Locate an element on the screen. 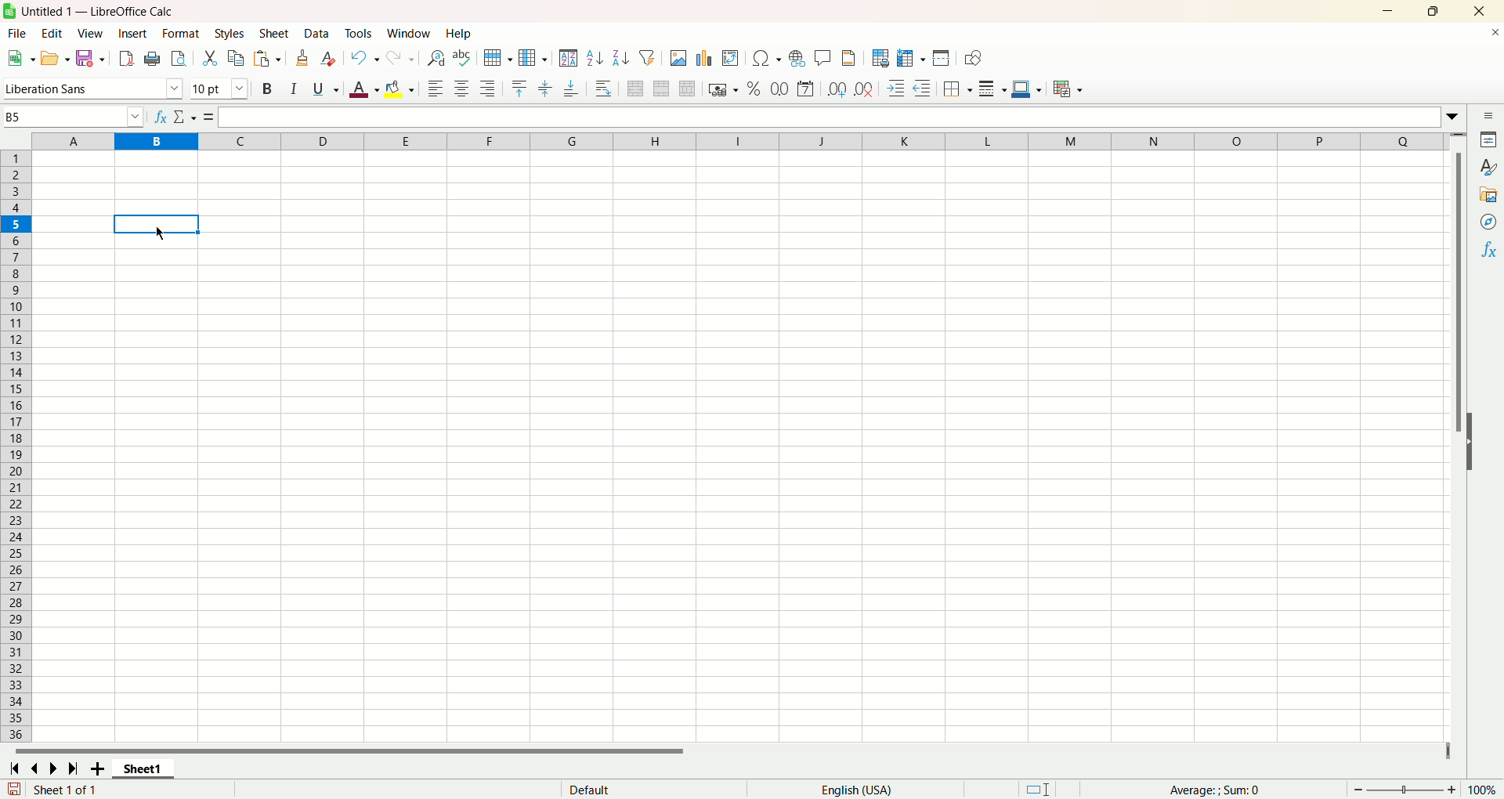  copy is located at coordinates (236, 60).